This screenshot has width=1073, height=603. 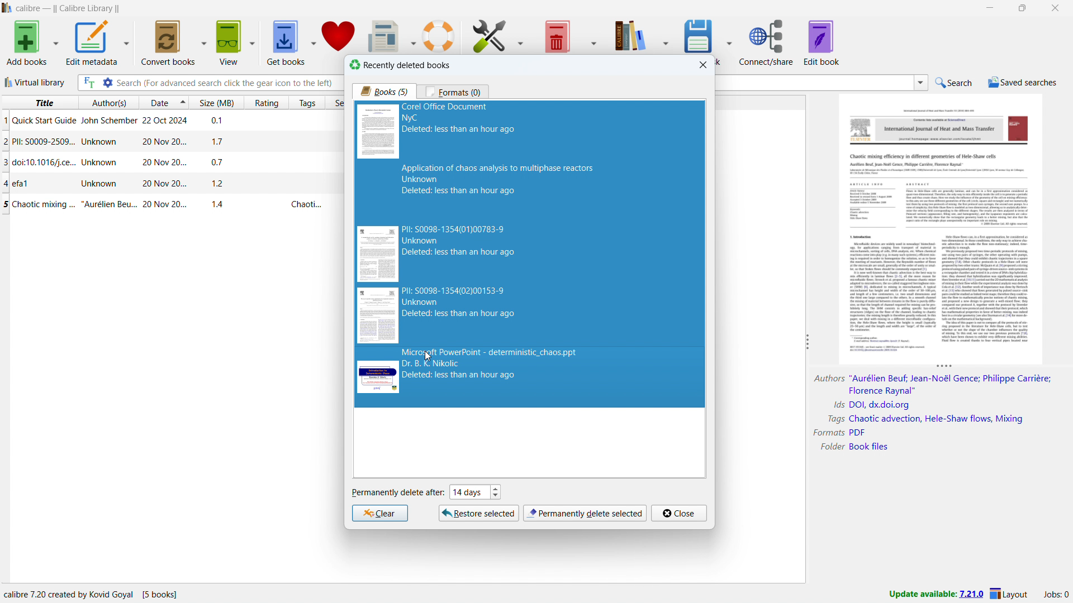 I want to click on single book entry, so click(x=165, y=205).